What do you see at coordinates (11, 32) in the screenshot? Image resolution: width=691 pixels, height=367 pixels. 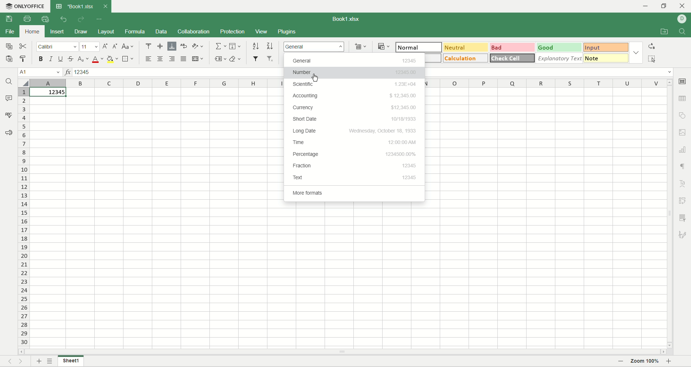 I see `file` at bounding box center [11, 32].